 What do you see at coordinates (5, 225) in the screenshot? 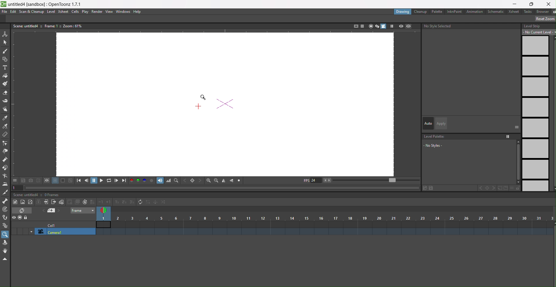
I see `` at bounding box center [5, 225].